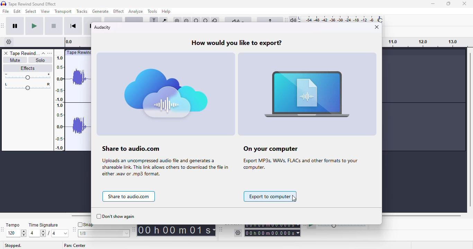  What do you see at coordinates (196, 21) in the screenshot?
I see `fit selection to width` at bounding box center [196, 21].